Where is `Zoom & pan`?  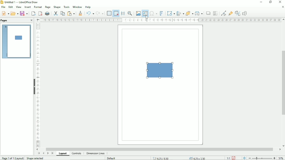
Zoom & pan is located at coordinates (130, 13).